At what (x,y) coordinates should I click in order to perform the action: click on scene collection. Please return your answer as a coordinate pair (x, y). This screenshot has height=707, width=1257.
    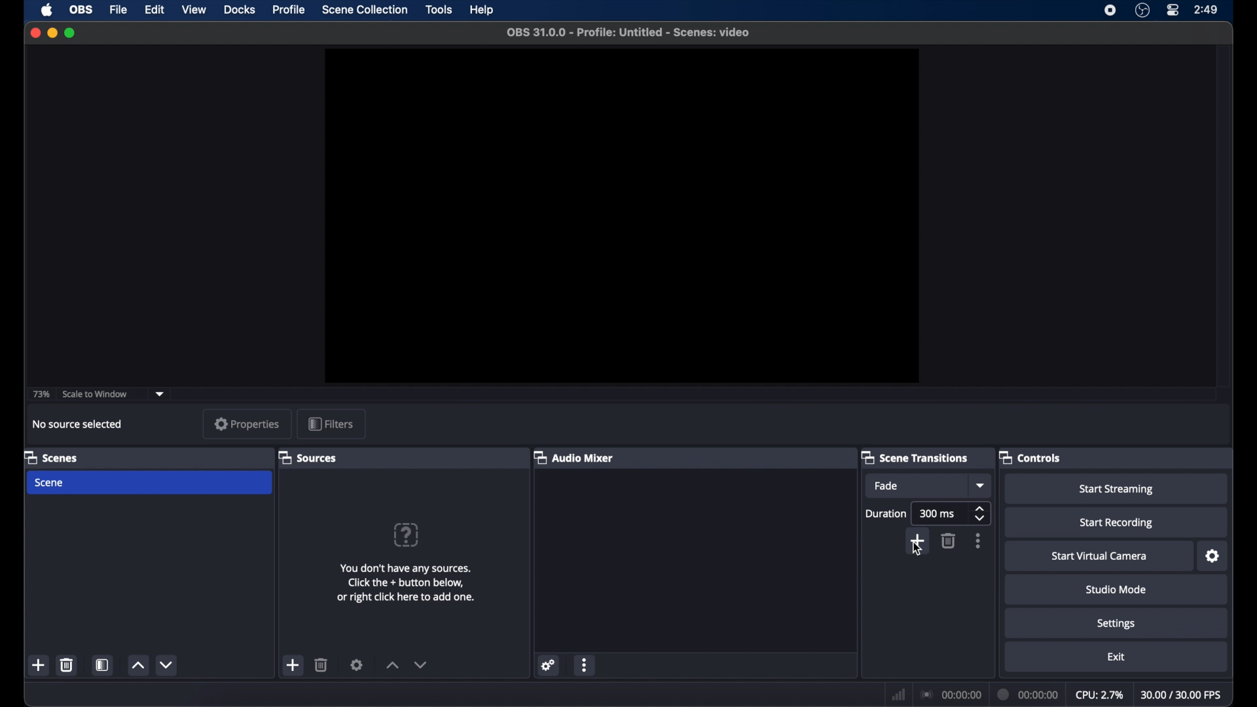
    Looking at the image, I should click on (364, 10).